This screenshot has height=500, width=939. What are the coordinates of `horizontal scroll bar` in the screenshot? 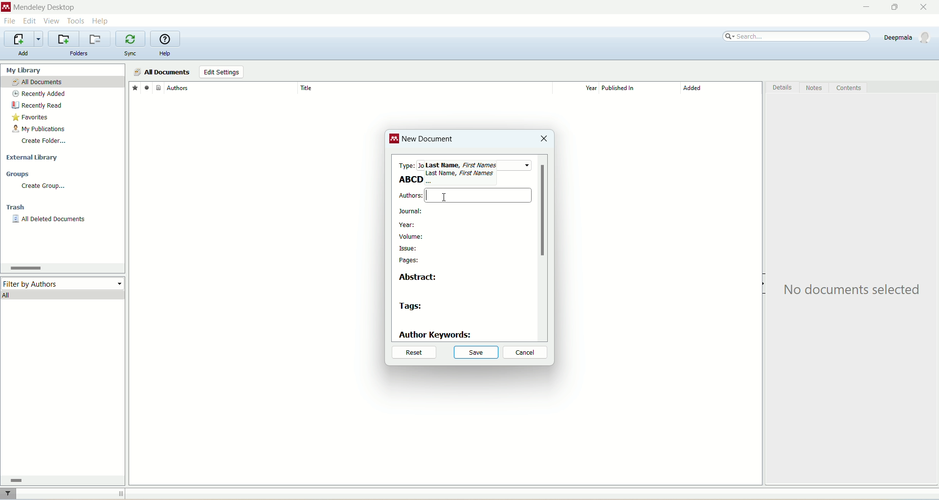 It's located at (61, 480).